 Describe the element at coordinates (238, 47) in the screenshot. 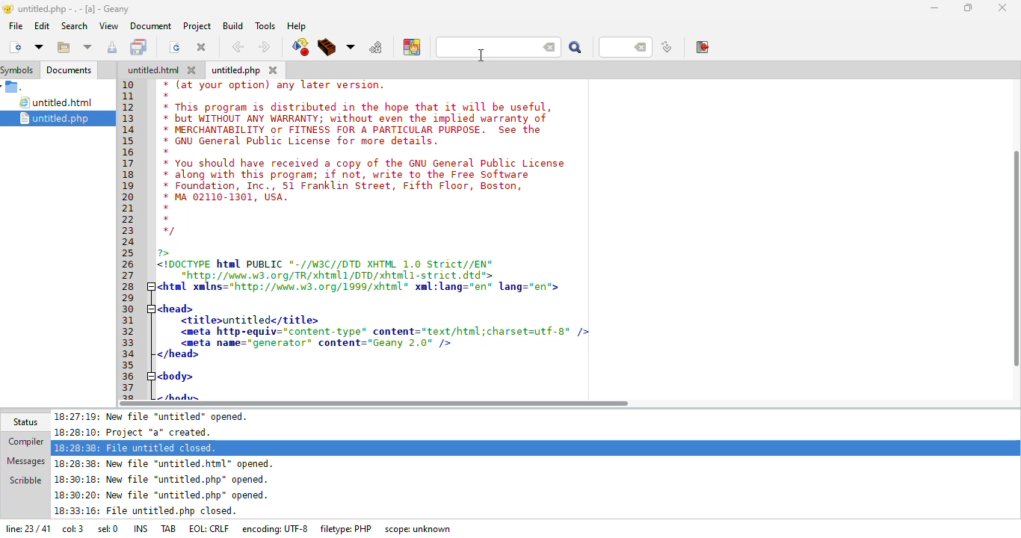

I see `back` at that location.